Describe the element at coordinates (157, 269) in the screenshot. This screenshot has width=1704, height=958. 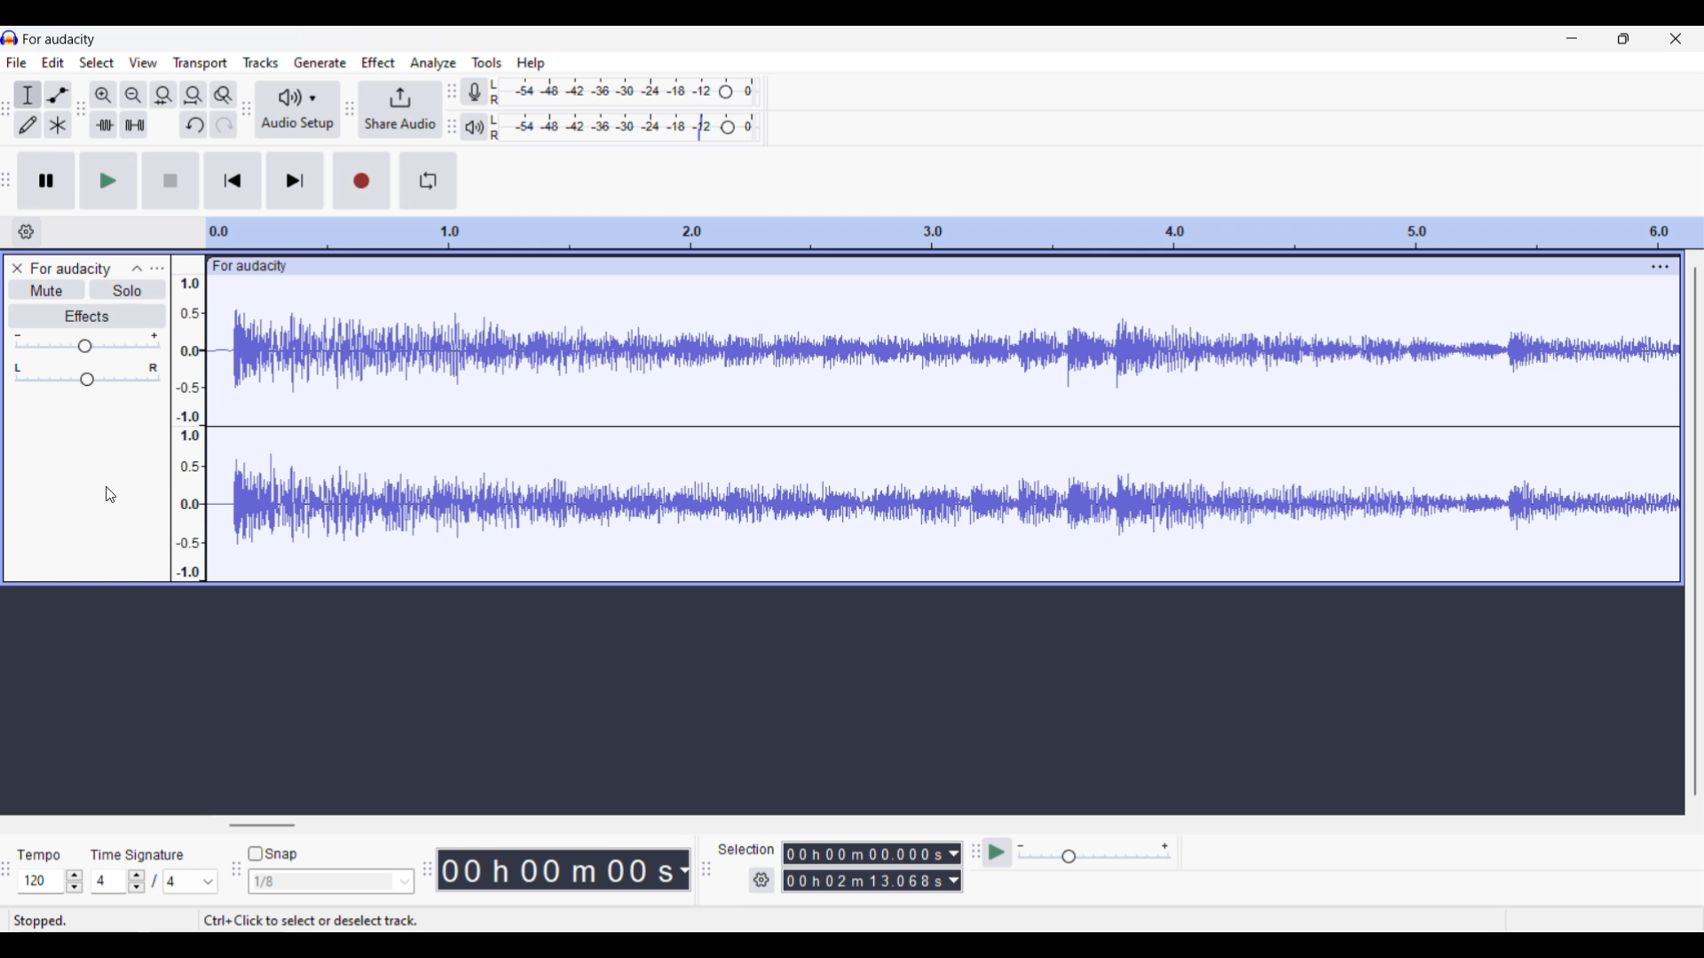
I see `Open menu` at that location.